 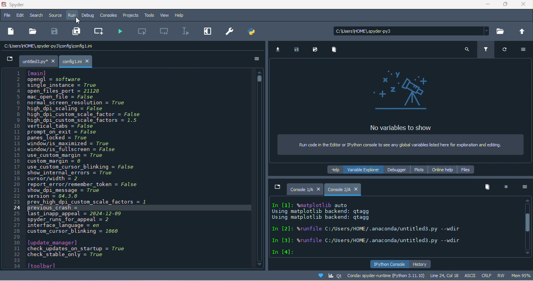 What do you see at coordinates (472, 276) in the screenshot?
I see `ascii` at bounding box center [472, 276].